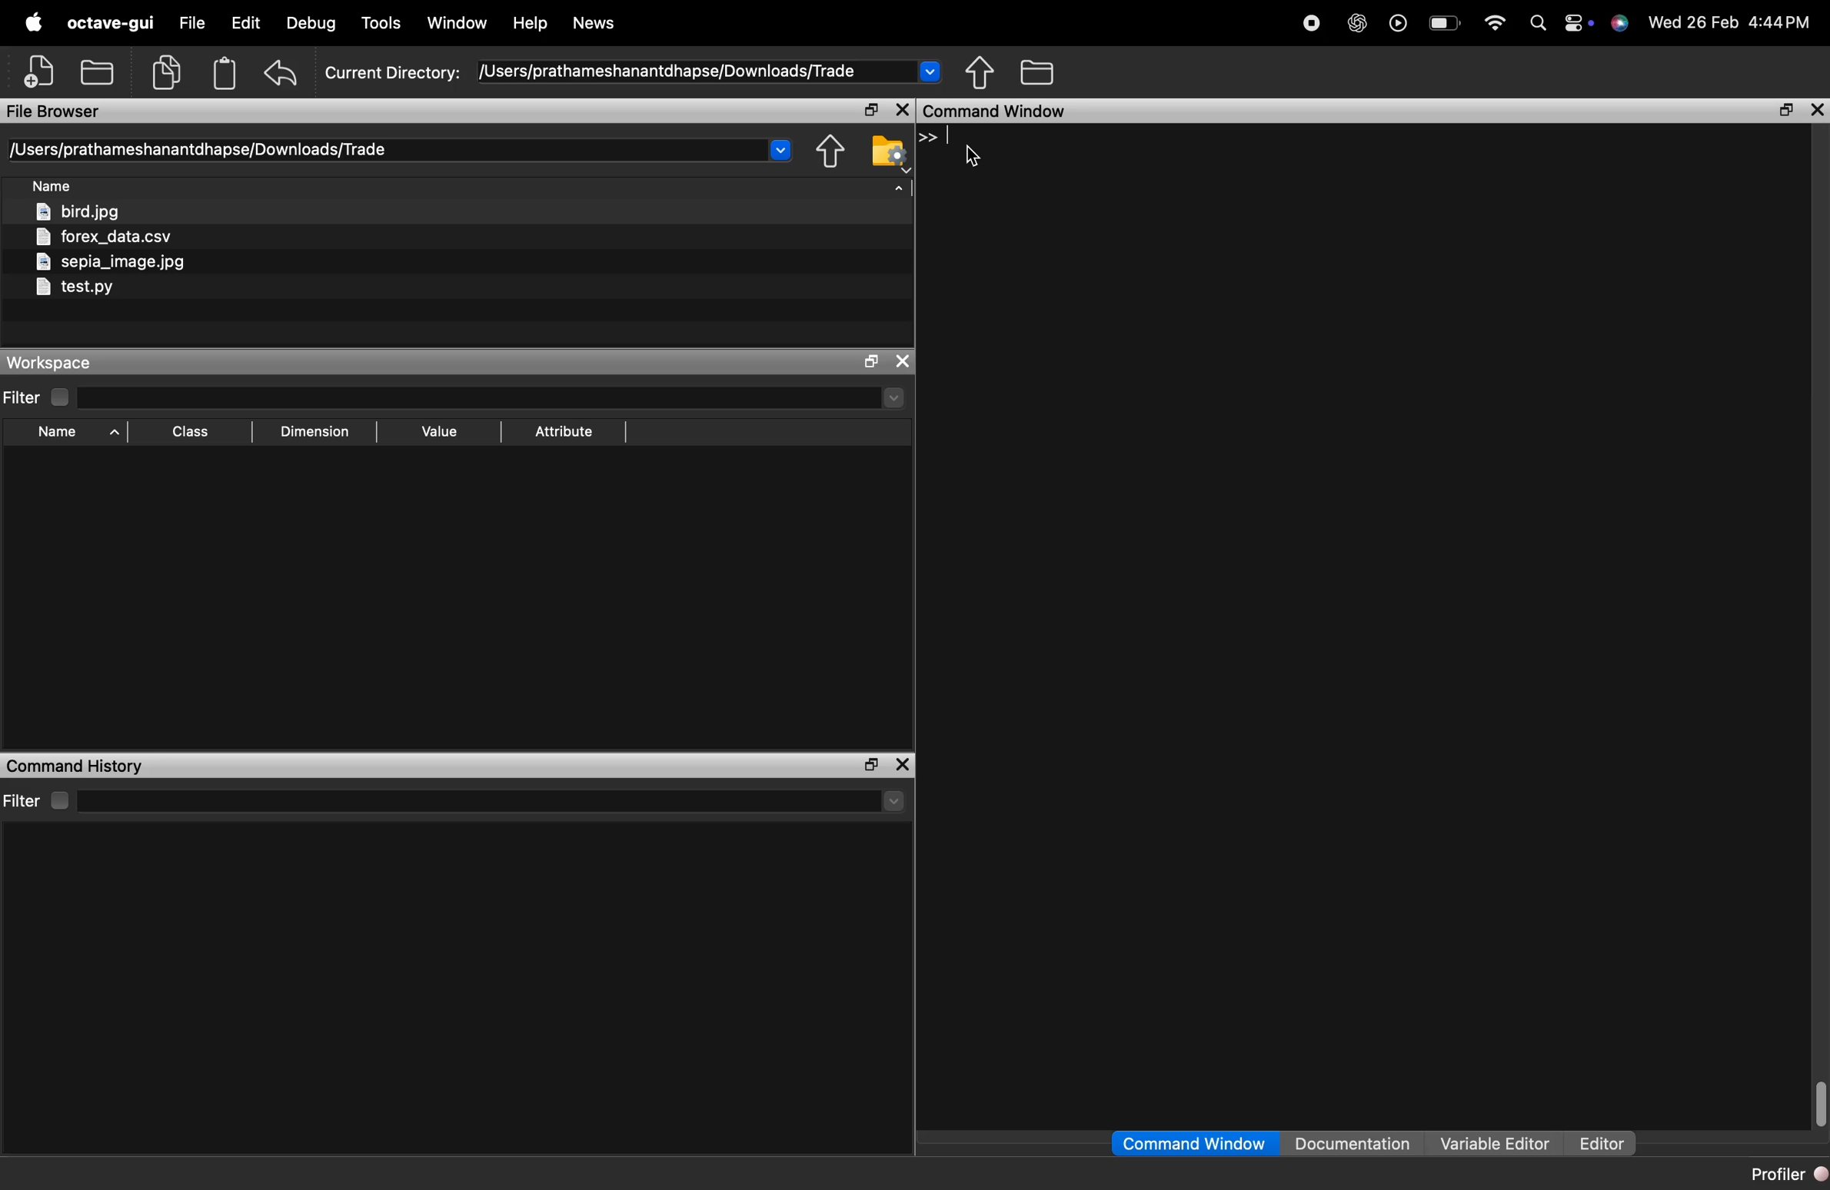 This screenshot has width=1830, height=1190. What do you see at coordinates (874, 361) in the screenshot?
I see `open in separate window` at bounding box center [874, 361].